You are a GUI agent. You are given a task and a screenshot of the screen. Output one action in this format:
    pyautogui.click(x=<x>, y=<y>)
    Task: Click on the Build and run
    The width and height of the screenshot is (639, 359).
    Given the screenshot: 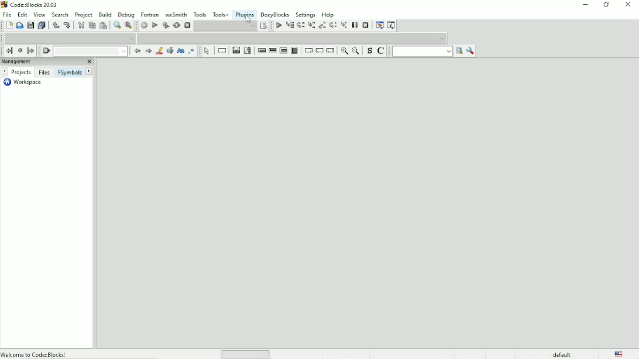 What is the action you would take?
    pyautogui.click(x=166, y=25)
    